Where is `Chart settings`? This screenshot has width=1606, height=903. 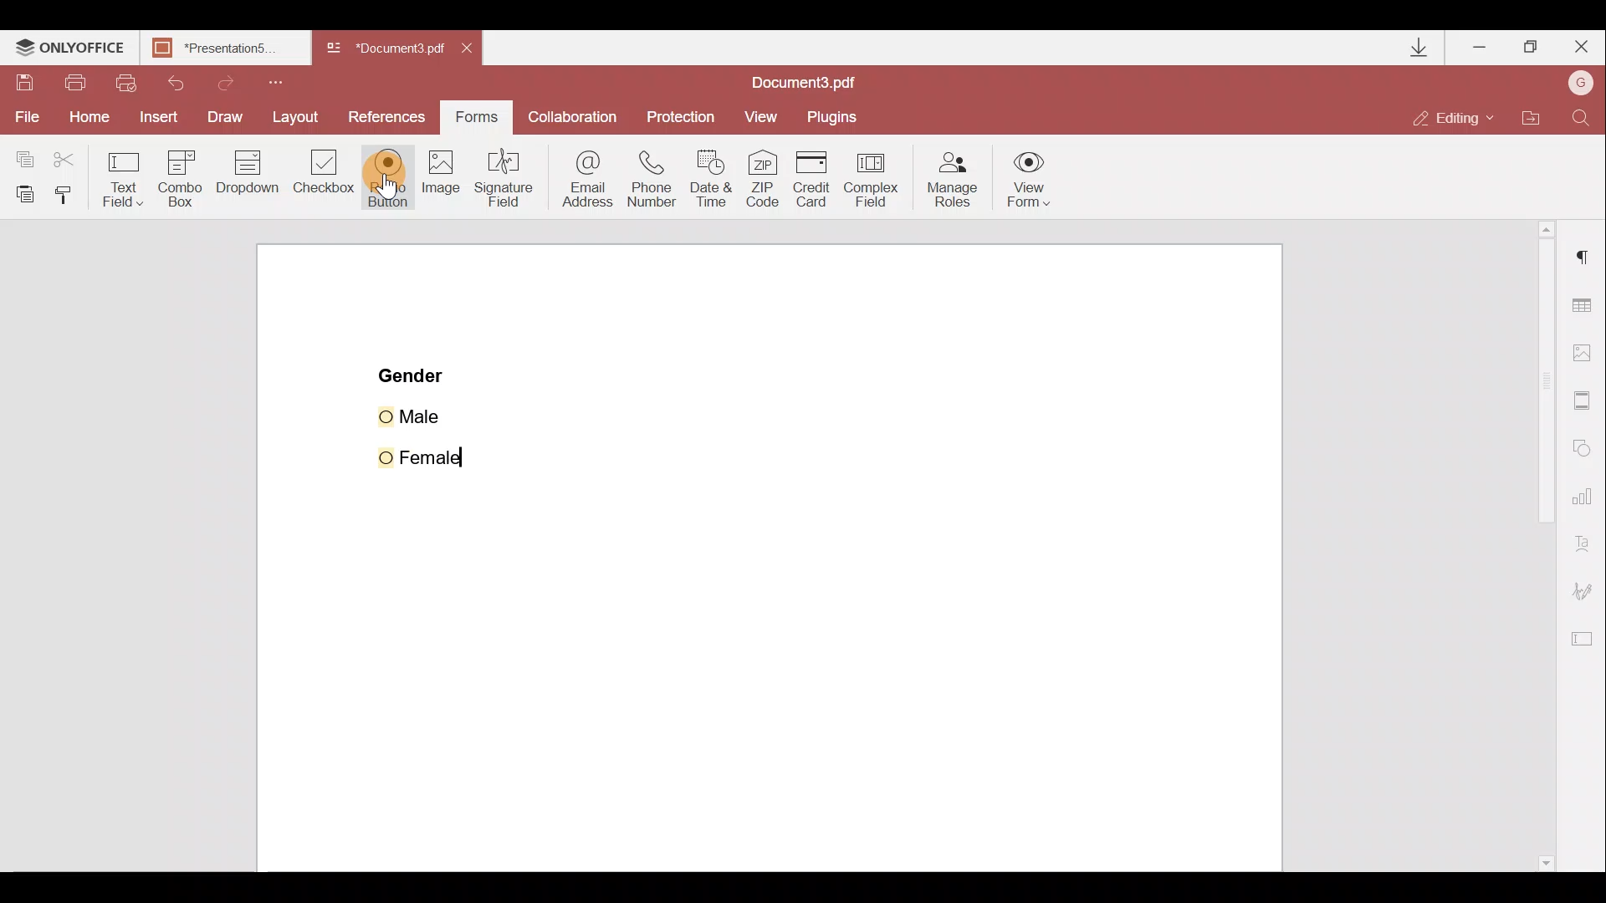
Chart settings is located at coordinates (1585, 503).